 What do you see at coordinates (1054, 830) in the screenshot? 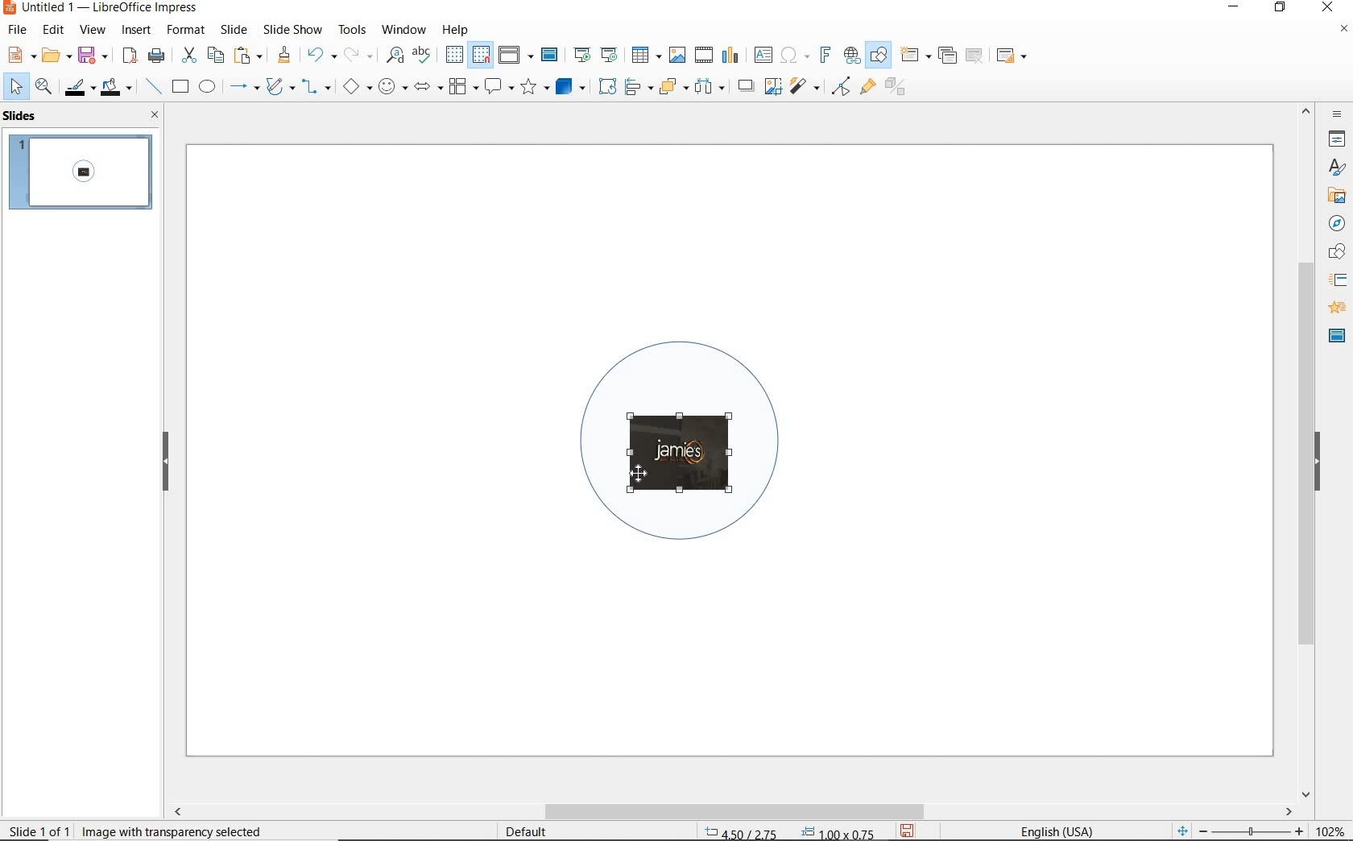
I see `Text language` at bounding box center [1054, 830].